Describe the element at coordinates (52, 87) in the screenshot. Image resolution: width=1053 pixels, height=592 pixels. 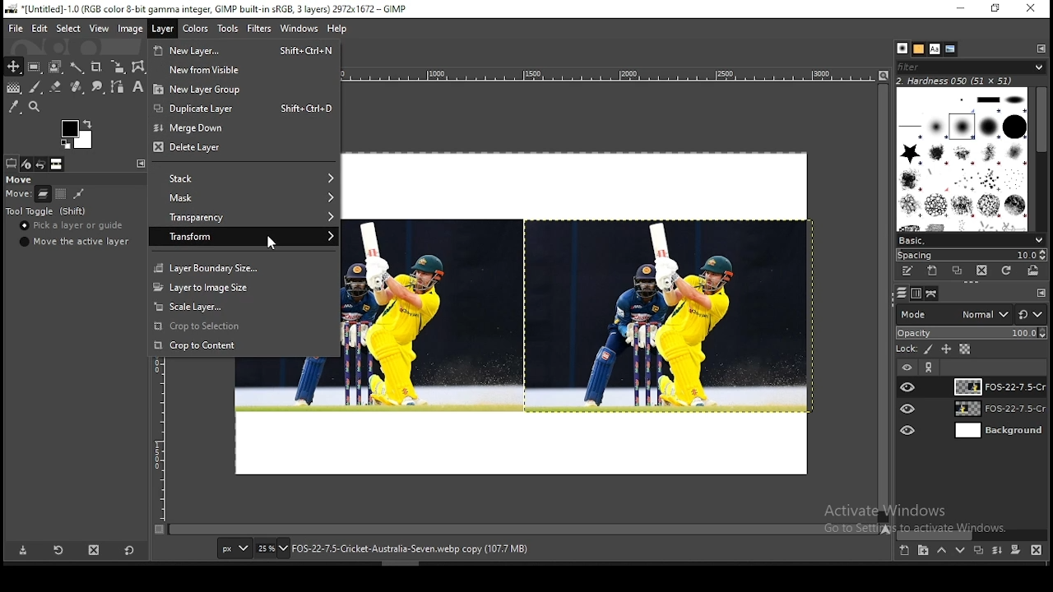
I see `eraser tool` at that location.